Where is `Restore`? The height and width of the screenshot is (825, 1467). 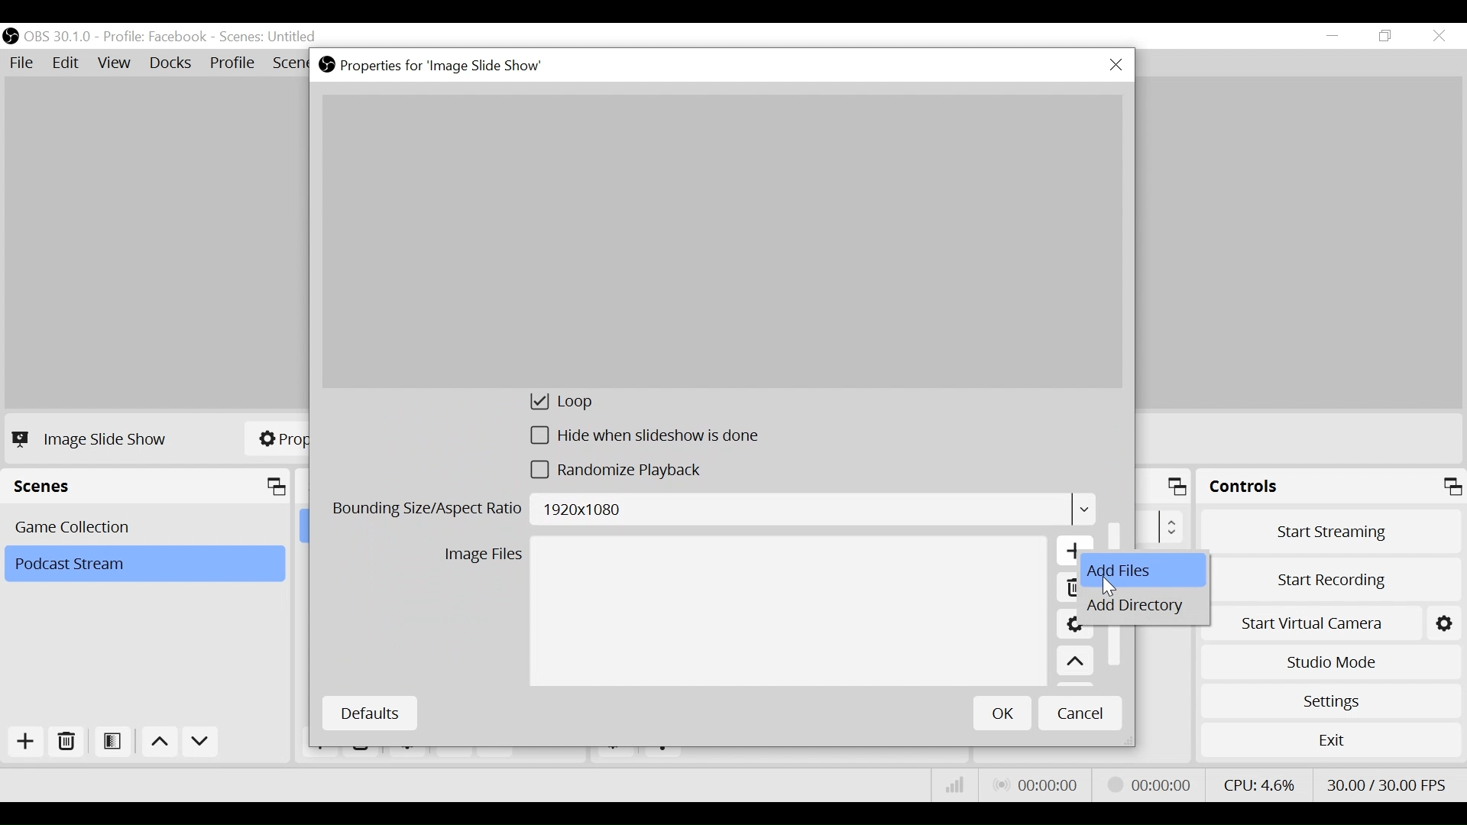
Restore is located at coordinates (1387, 37).